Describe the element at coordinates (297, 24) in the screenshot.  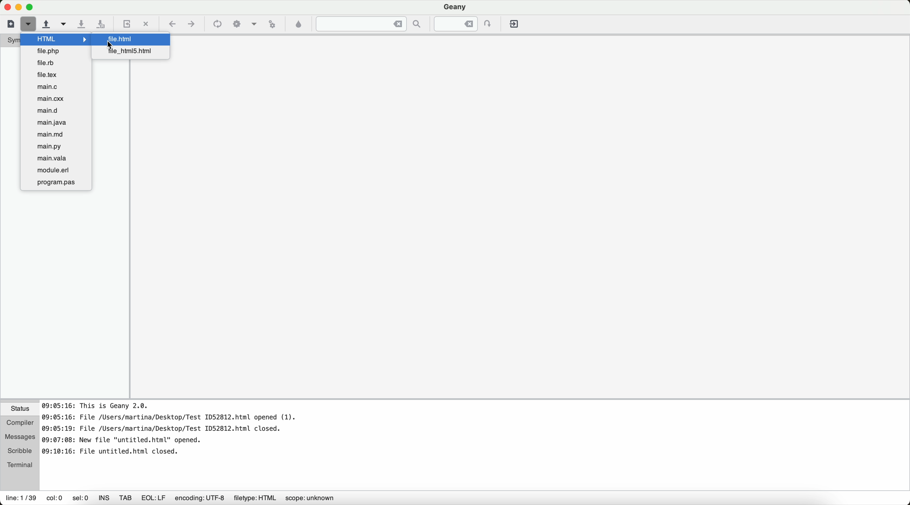
I see `color` at that location.